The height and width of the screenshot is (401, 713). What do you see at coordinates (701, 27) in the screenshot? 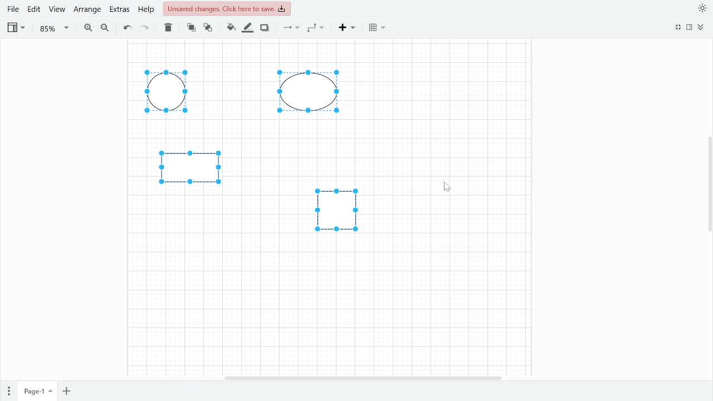
I see `Expand/Collapase` at bounding box center [701, 27].